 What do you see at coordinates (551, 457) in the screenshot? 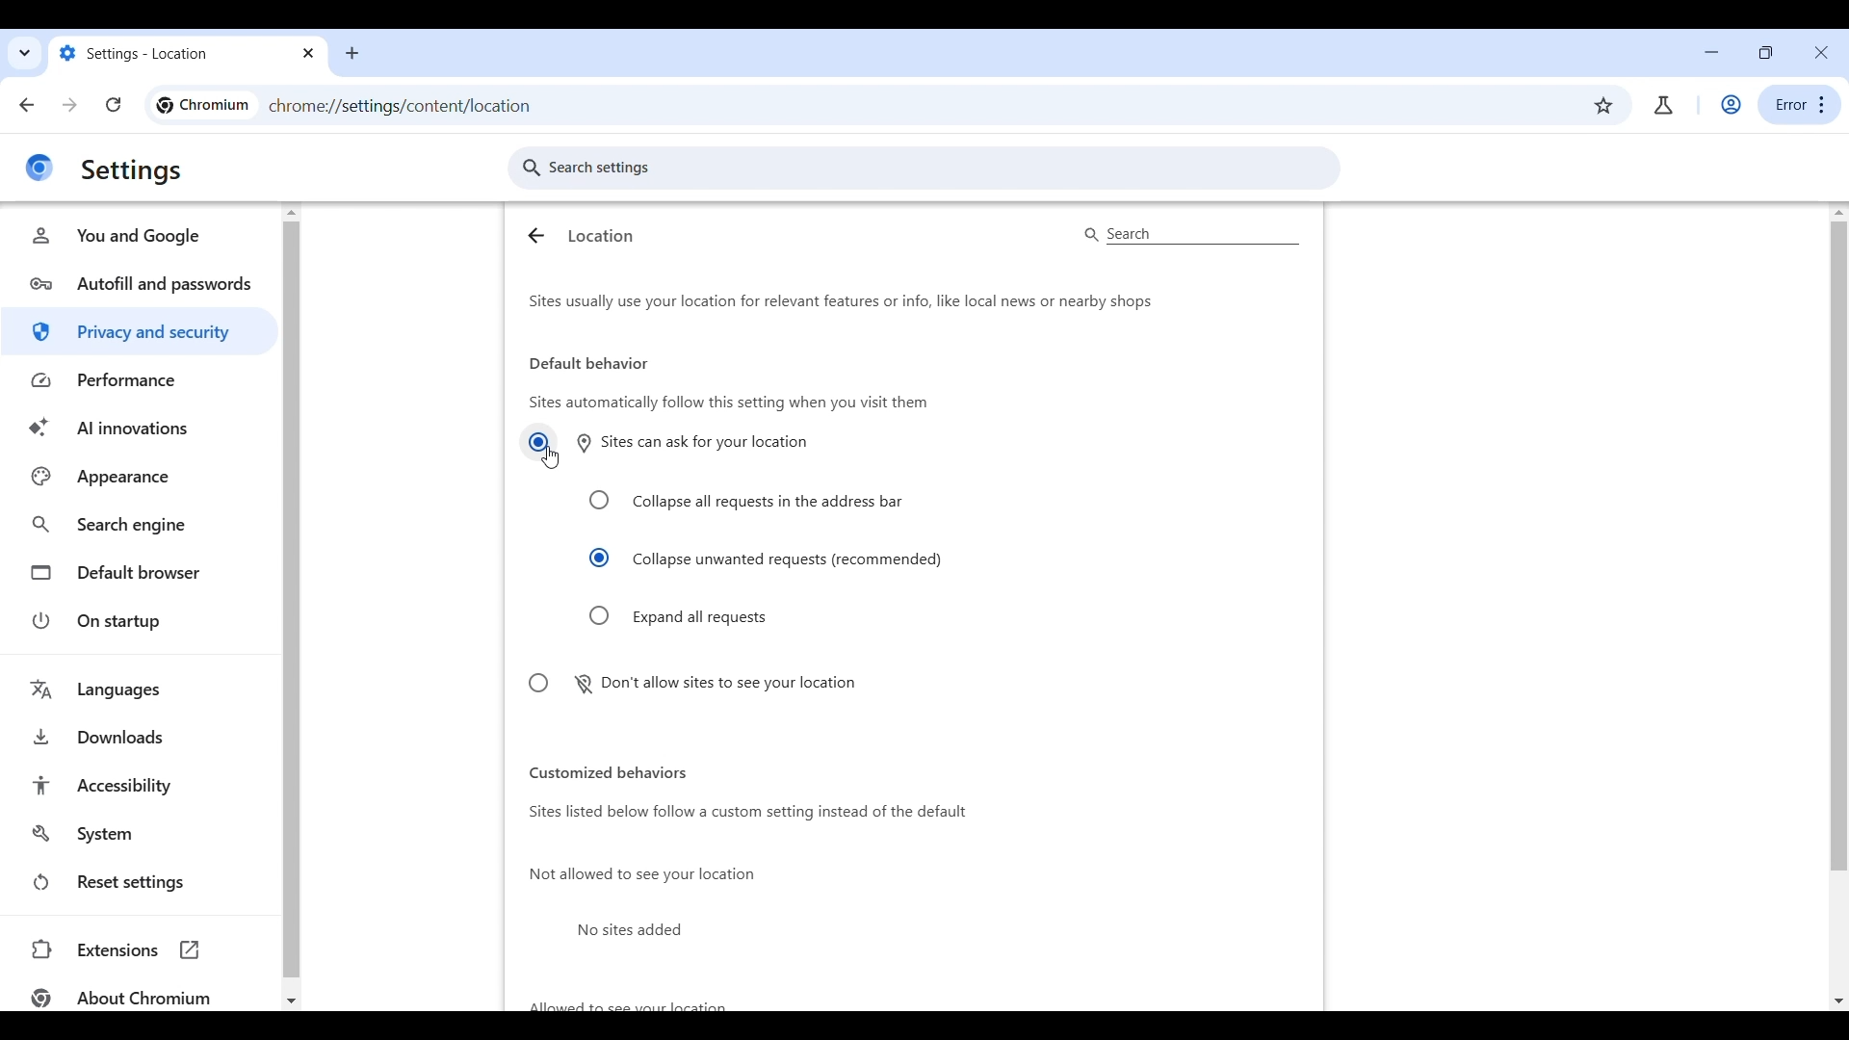
I see `Cursor ` at bounding box center [551, 457].